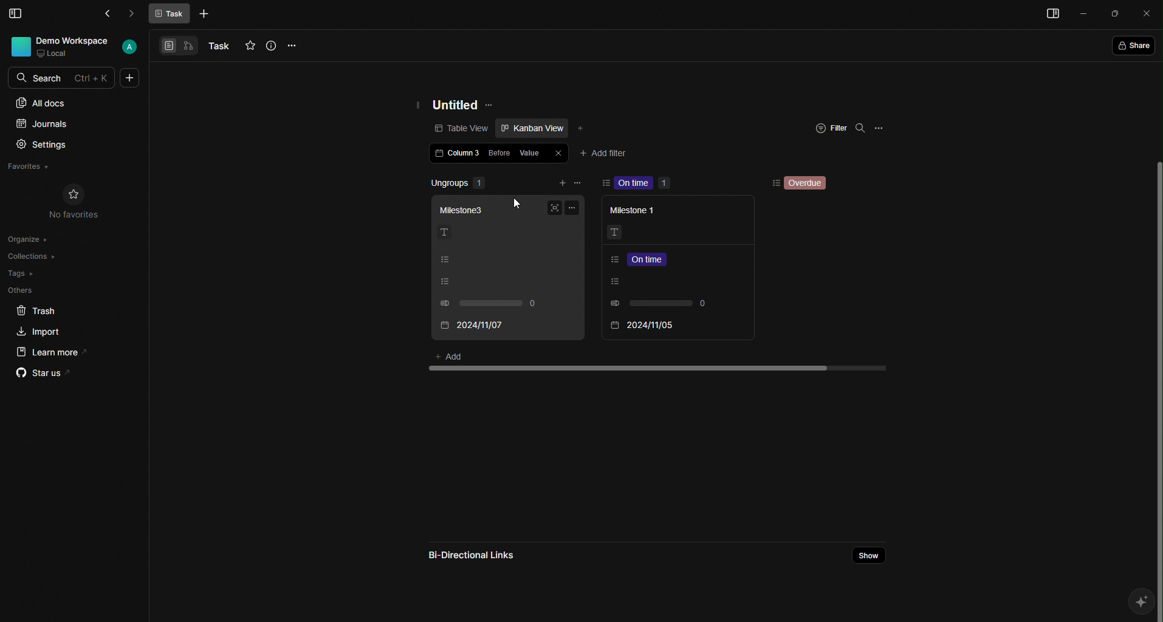 This screenshot has width=1163, height=622. What do you see at coordinates (1049, 15) in the screenshot?
I see `Menu bar` at bounding box center [1049, 15].